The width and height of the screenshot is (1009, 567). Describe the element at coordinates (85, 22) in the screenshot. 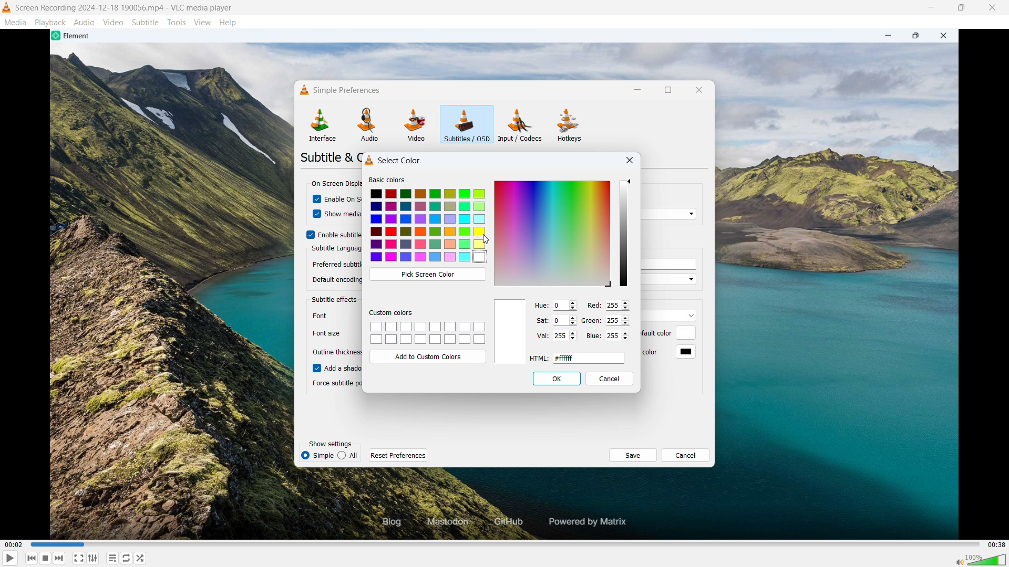

I see `Audio ` at that location.